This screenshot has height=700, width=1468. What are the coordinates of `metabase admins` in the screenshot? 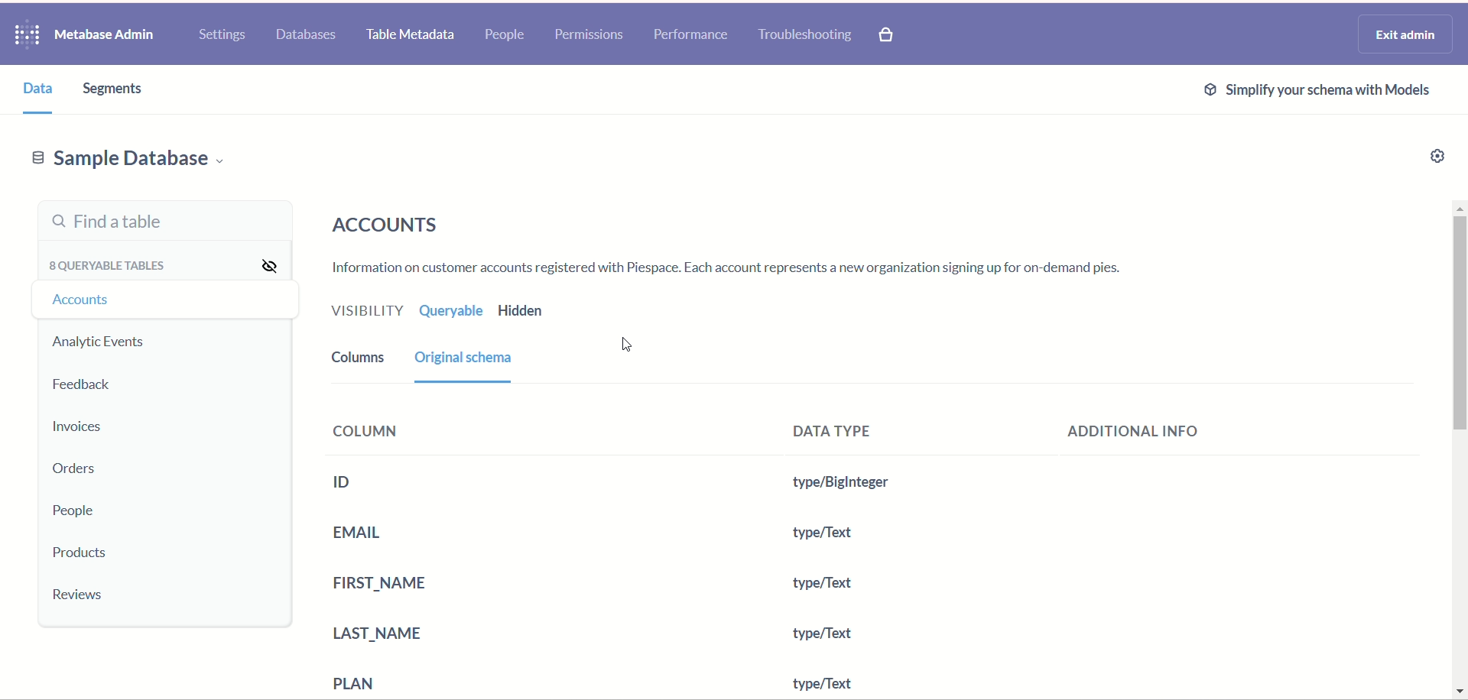 It's located at (104, 35).